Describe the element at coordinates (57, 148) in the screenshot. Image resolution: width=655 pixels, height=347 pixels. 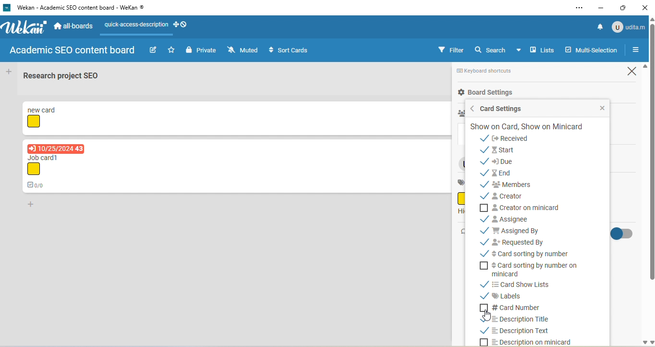
I see `due date` at that location.